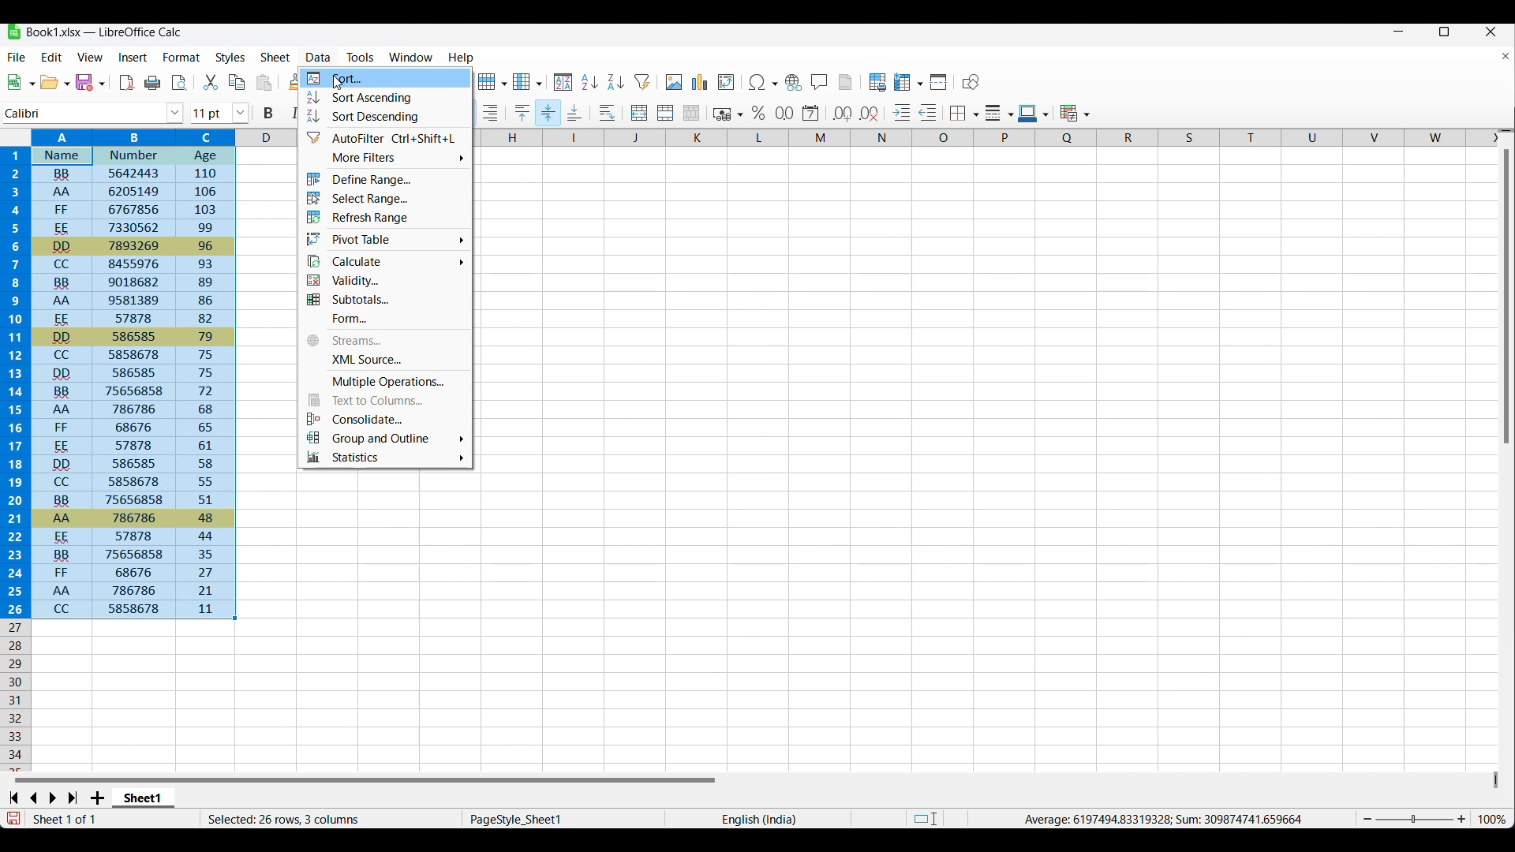 The height and width of the screenshot is (852, 1515). Describe the element at coordinates (528, 81) in the screenshot. I see `Column options` at that location.